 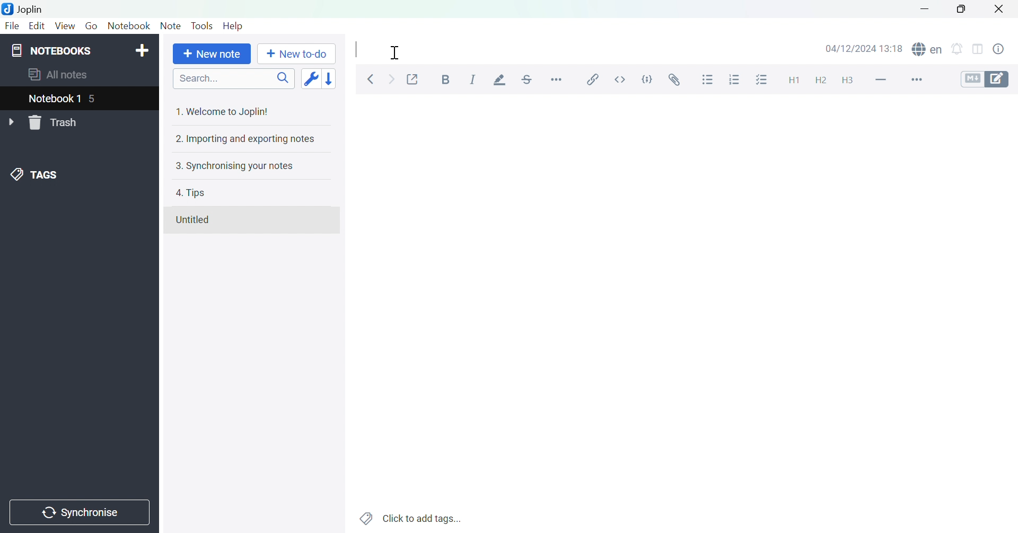 I want to click on Drop Down, so click(x=11, y=121).